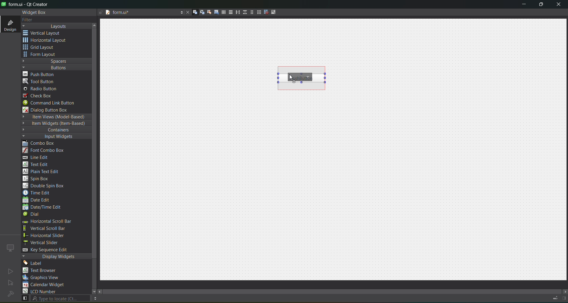 This screenshot has width=568, height=303. What do you see at coordinates (214, 13) in the screenshot?
I see `edit tab` at bounding box center [214, 13].